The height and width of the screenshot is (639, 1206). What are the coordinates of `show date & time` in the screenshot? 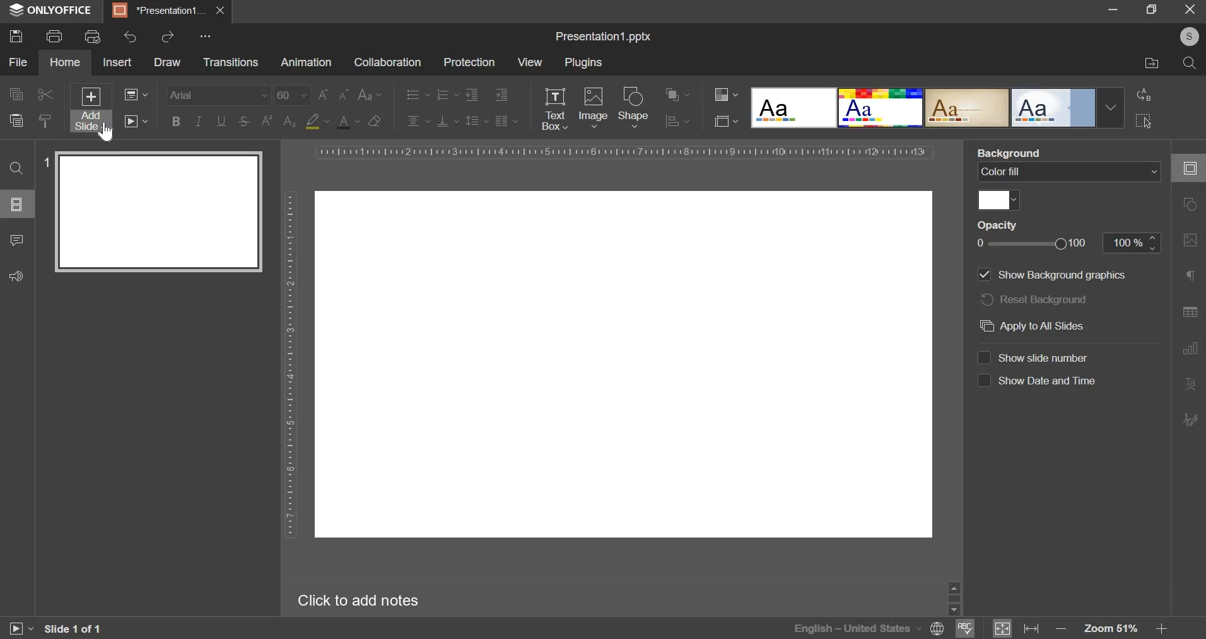 It's located at (1038, 380).